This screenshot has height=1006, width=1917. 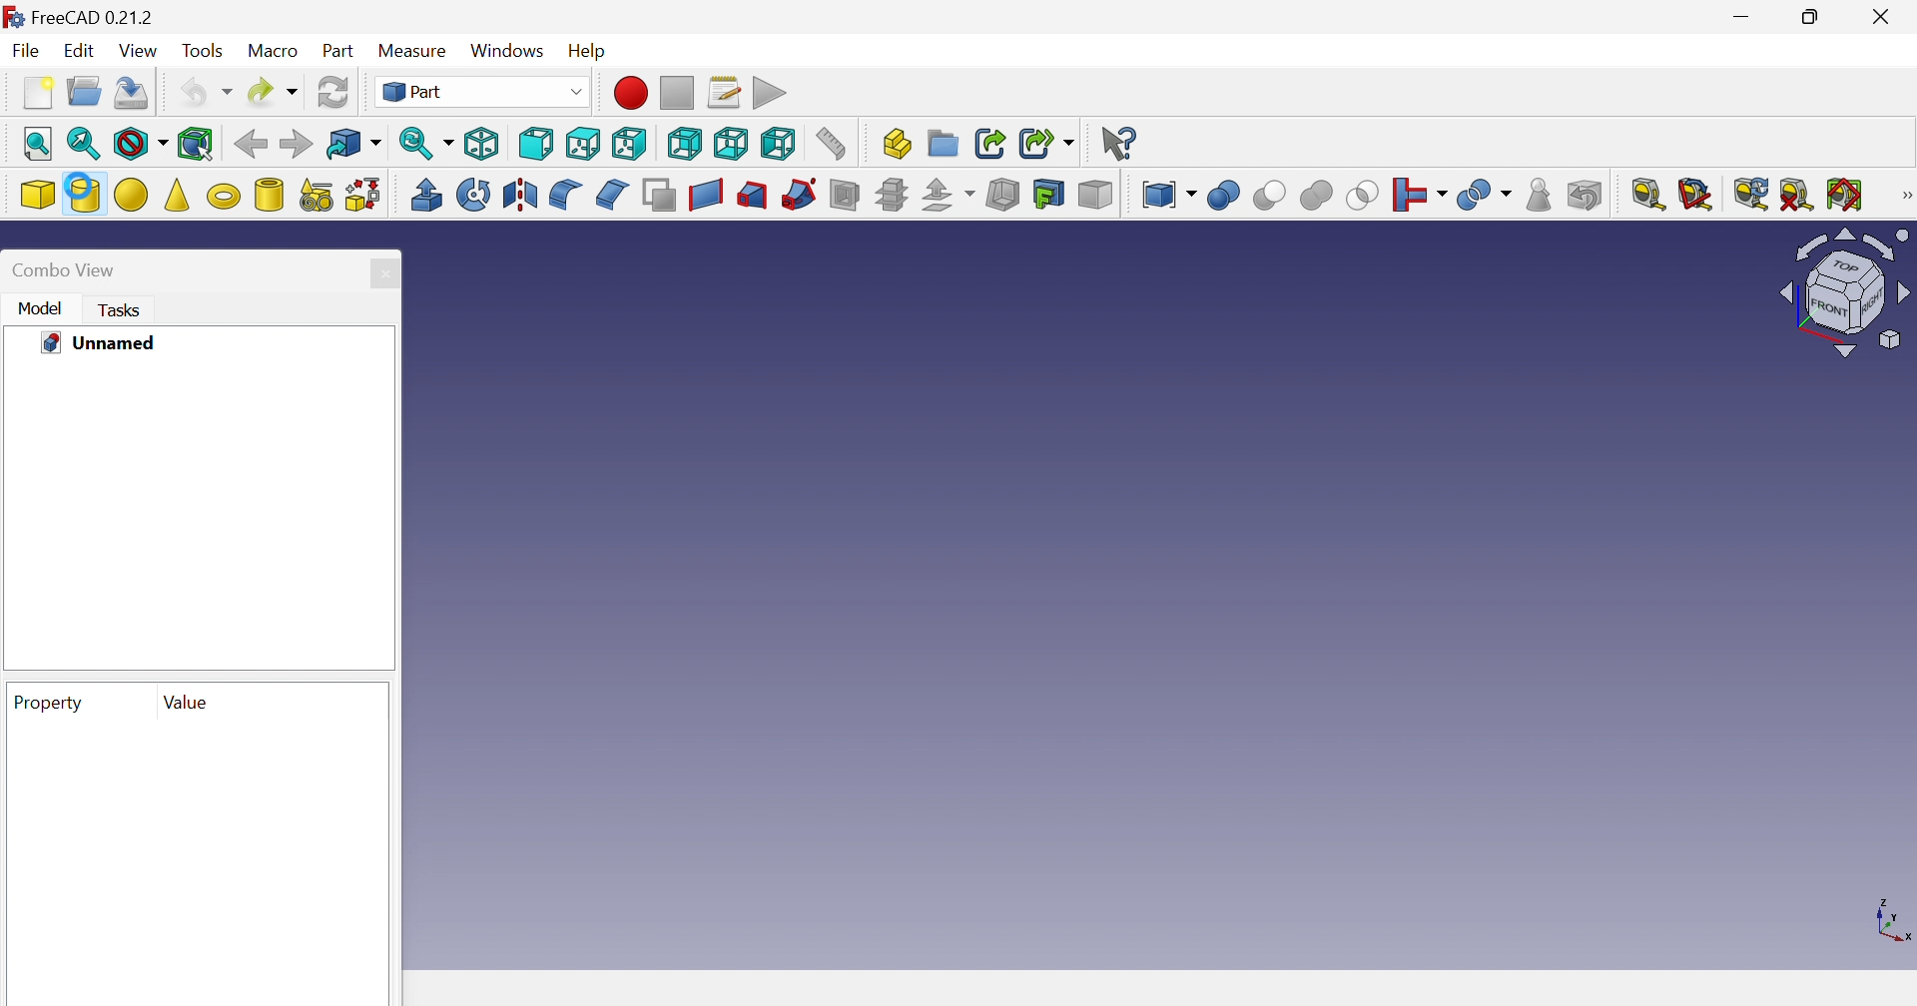 I want to click on Fit selection, so click(x=84, y=144).